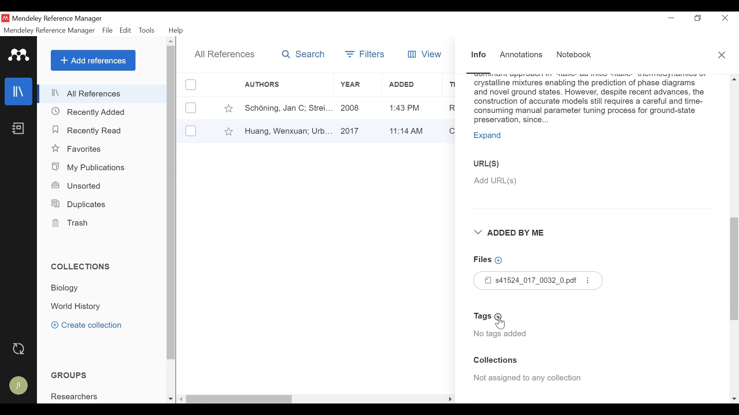 The width and height of the screenshot is (739, 415). I want to click on Cursor, so click(500, 322).